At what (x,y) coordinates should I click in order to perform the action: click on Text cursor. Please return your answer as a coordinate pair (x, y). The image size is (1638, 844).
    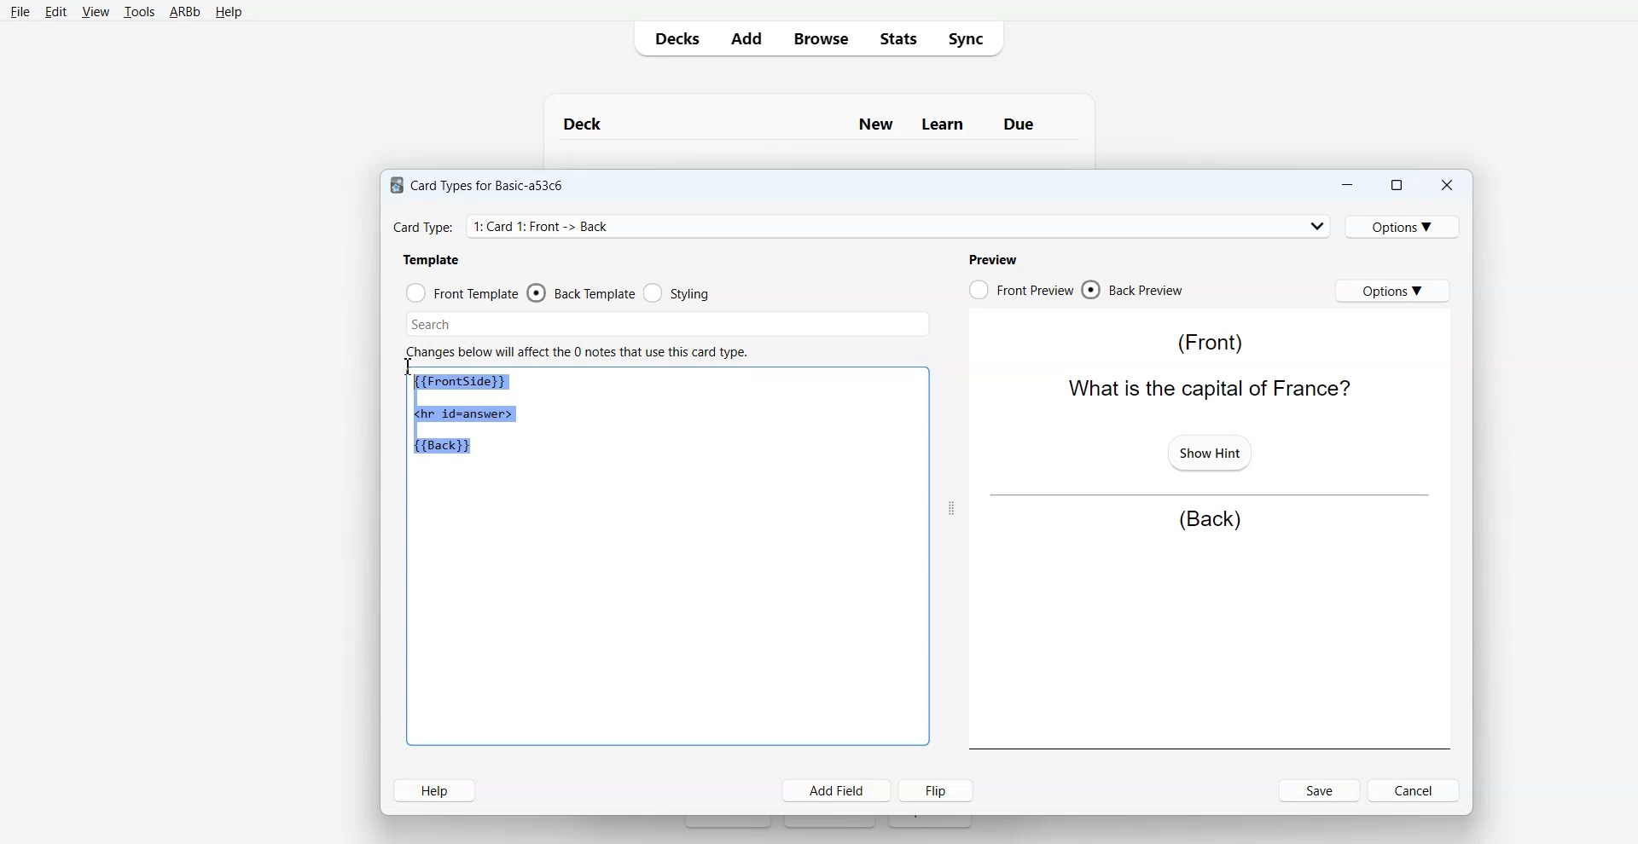
    Looking at the image, I should click on (409, 369).